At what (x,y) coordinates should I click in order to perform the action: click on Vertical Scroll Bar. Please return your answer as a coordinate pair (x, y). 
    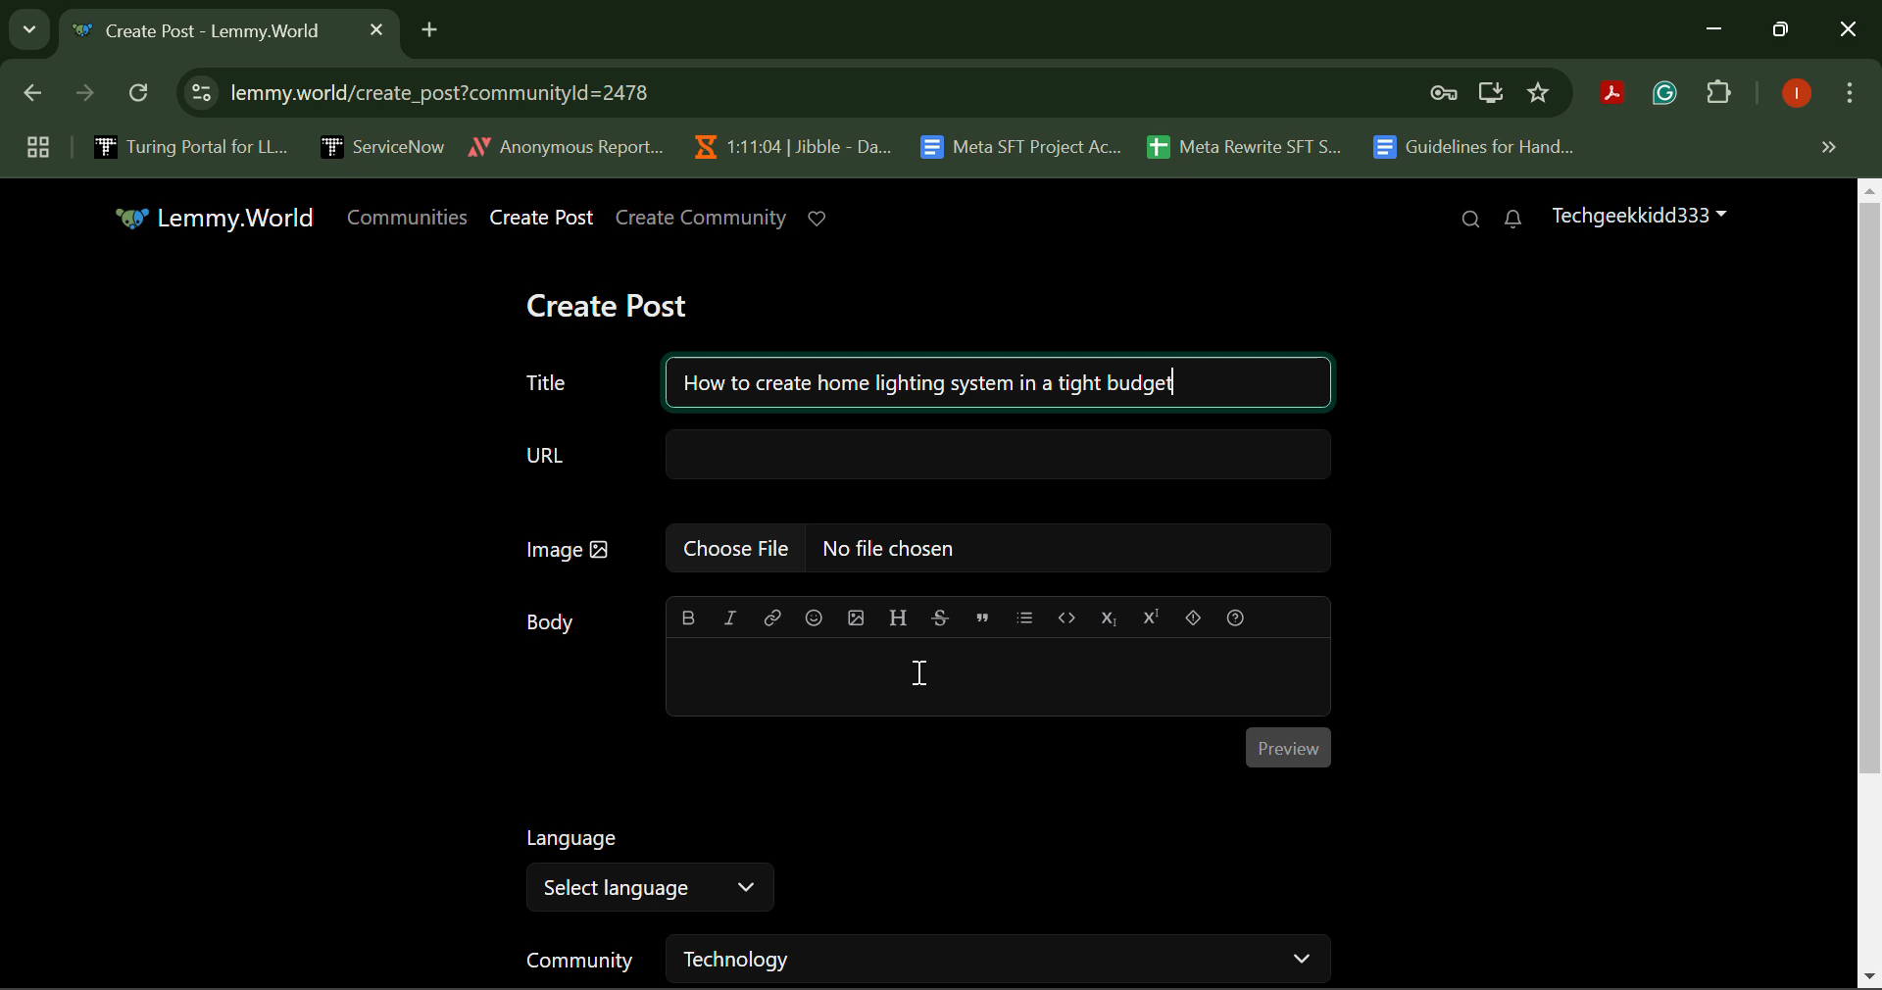
    Looking at the image, I should click on (1870, 584).